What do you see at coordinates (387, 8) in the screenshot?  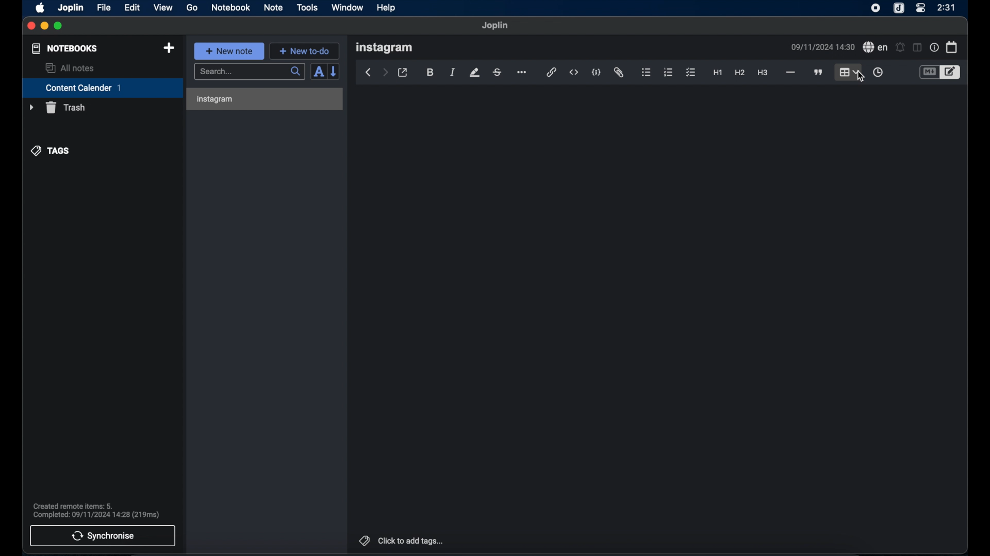 I see `help` at bounding box center [387, 8].